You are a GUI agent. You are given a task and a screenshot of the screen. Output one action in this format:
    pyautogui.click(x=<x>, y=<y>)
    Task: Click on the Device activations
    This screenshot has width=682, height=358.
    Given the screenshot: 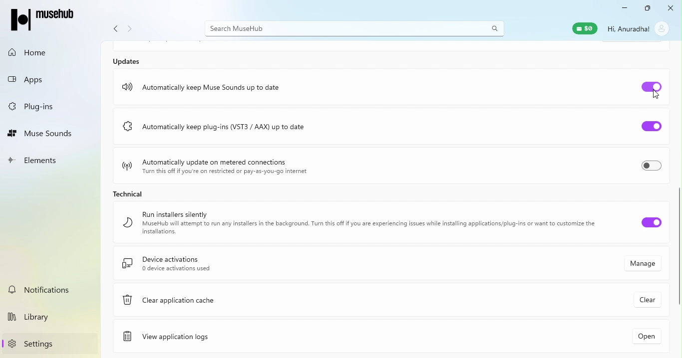 What is the action you would take?
    pyautogui.click(x=323, y=265)
    